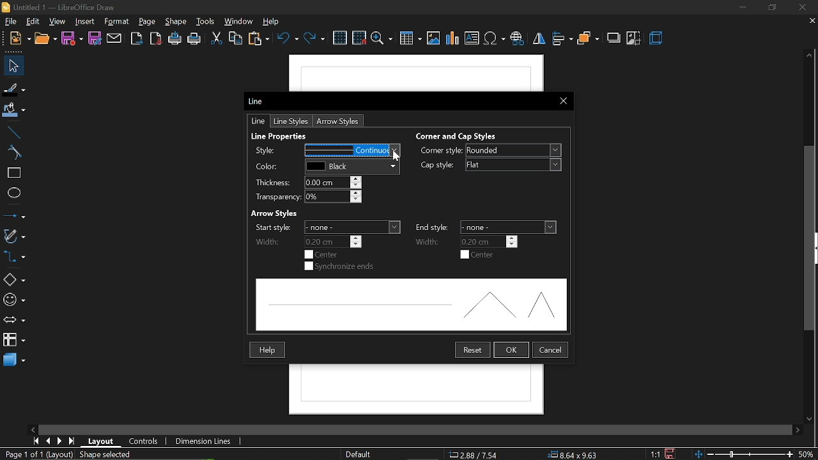  What do you see at coordinates (410, 38) in the screenshot?
I see `insert table` at bounding box center [410, 38].